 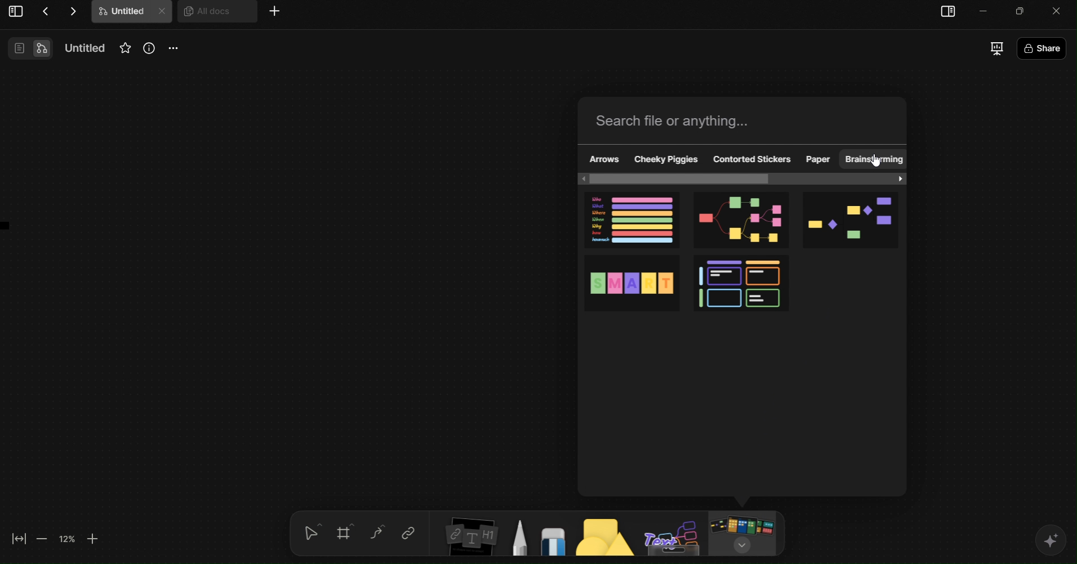 What do you see at coordinates (997, 50) in the screenshot?
I see `Presentation Mode` at bounding box center [997, 50].